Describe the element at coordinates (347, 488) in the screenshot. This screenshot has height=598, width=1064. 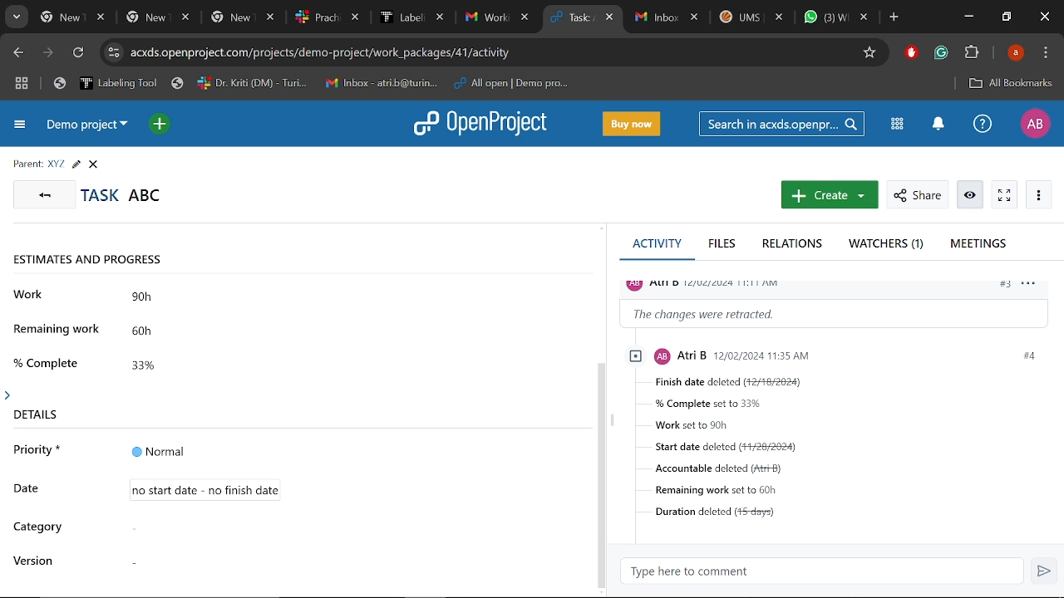
I see `Timeline details` at that location.